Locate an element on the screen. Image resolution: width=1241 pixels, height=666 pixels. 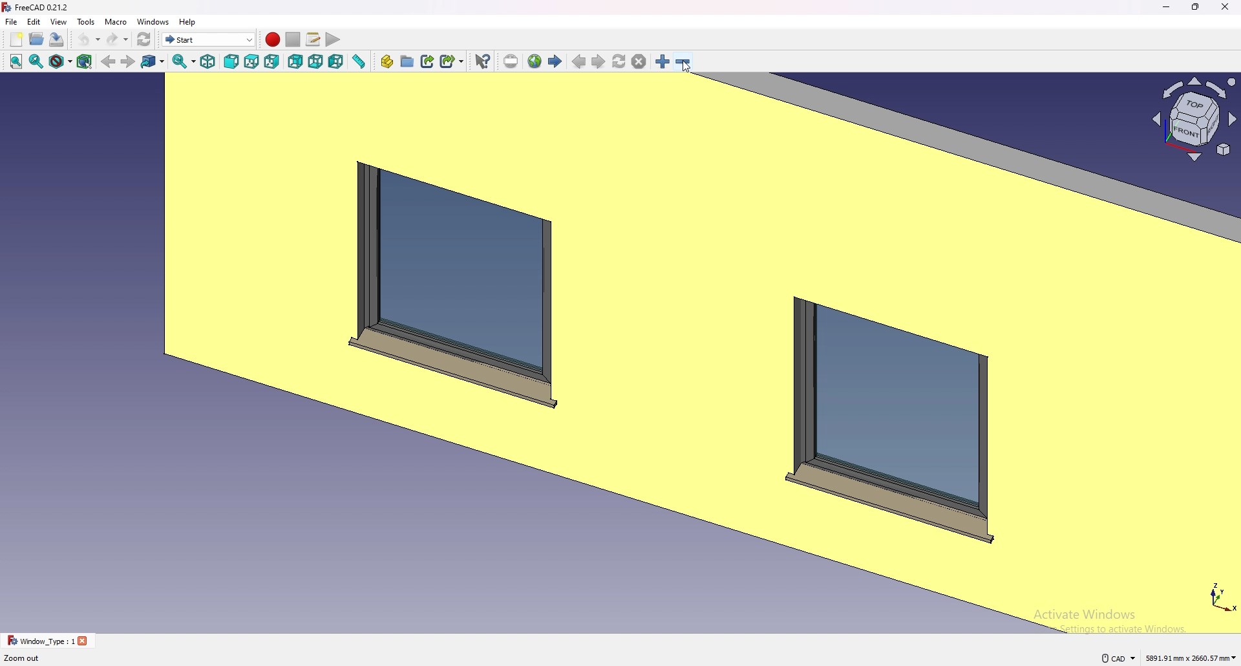
measure distance is located at coordinates (358, 61).